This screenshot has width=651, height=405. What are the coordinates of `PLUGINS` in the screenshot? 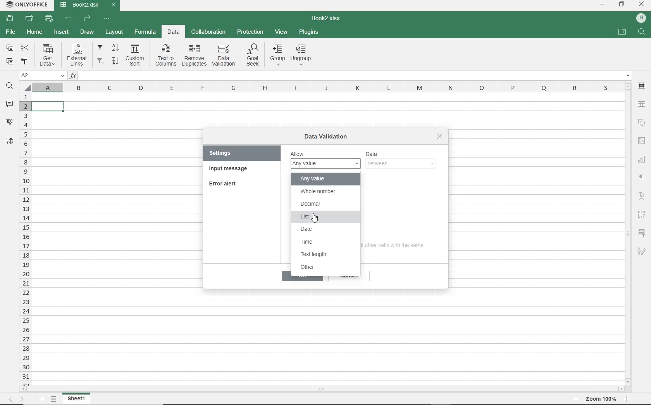 It's located at (309, 31).